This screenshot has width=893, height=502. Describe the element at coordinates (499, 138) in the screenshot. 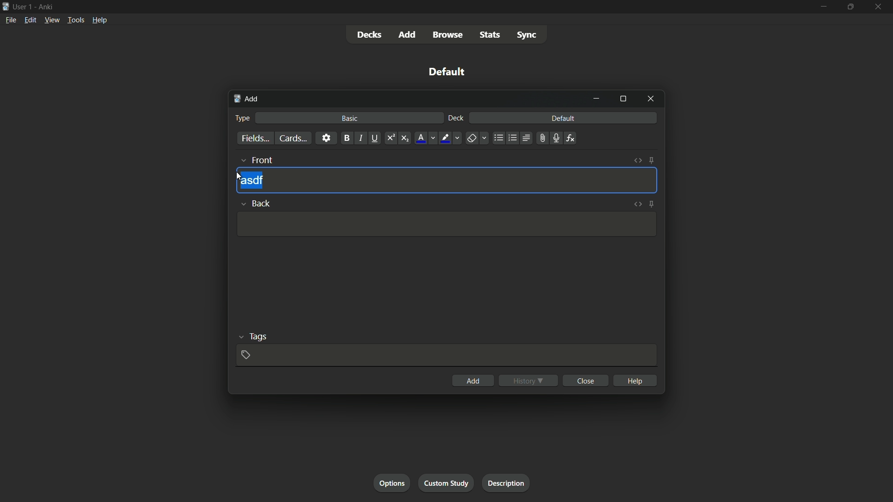

I see `unordered list` at that location.